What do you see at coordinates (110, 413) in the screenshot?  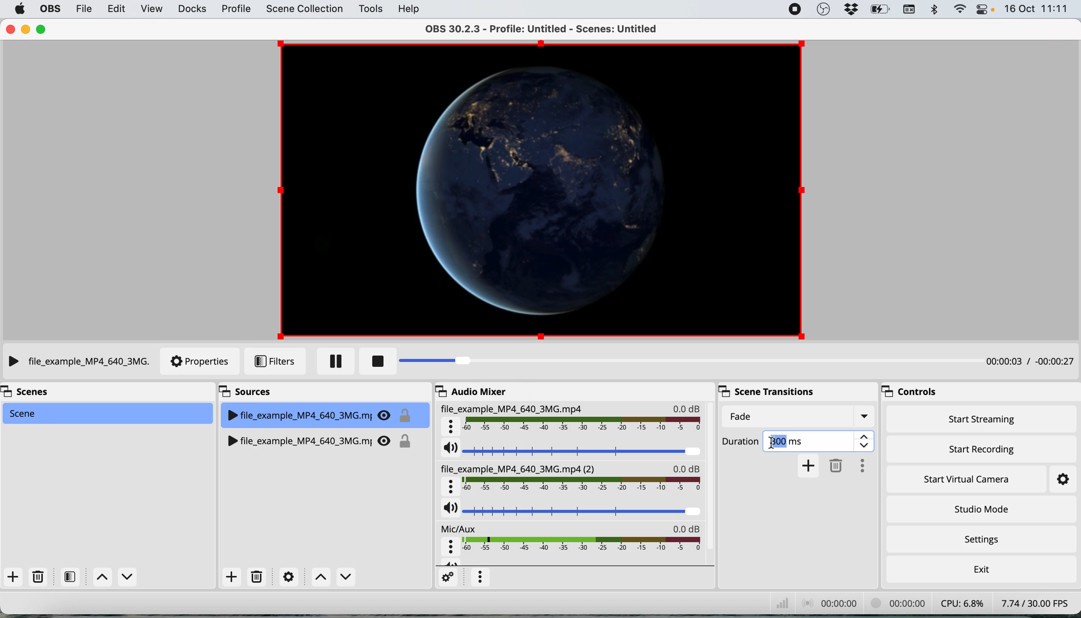 I see `current scene` at bounding box center [110, 413].